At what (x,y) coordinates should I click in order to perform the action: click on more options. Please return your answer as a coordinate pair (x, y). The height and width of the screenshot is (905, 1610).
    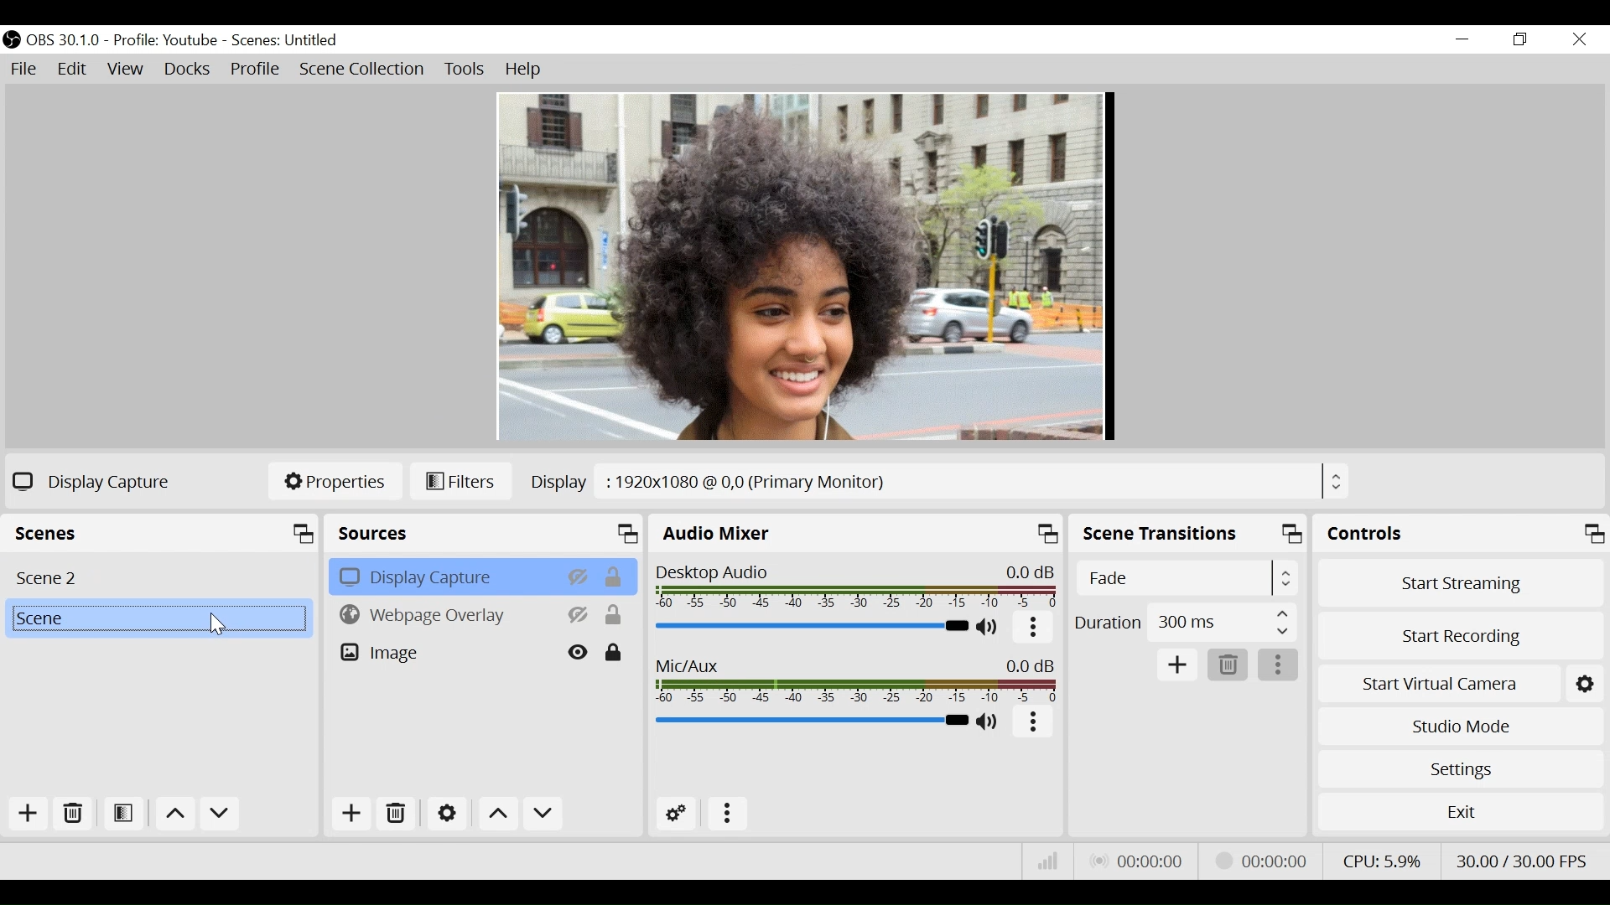
    Looking at the image, I should click on (1279, 665).